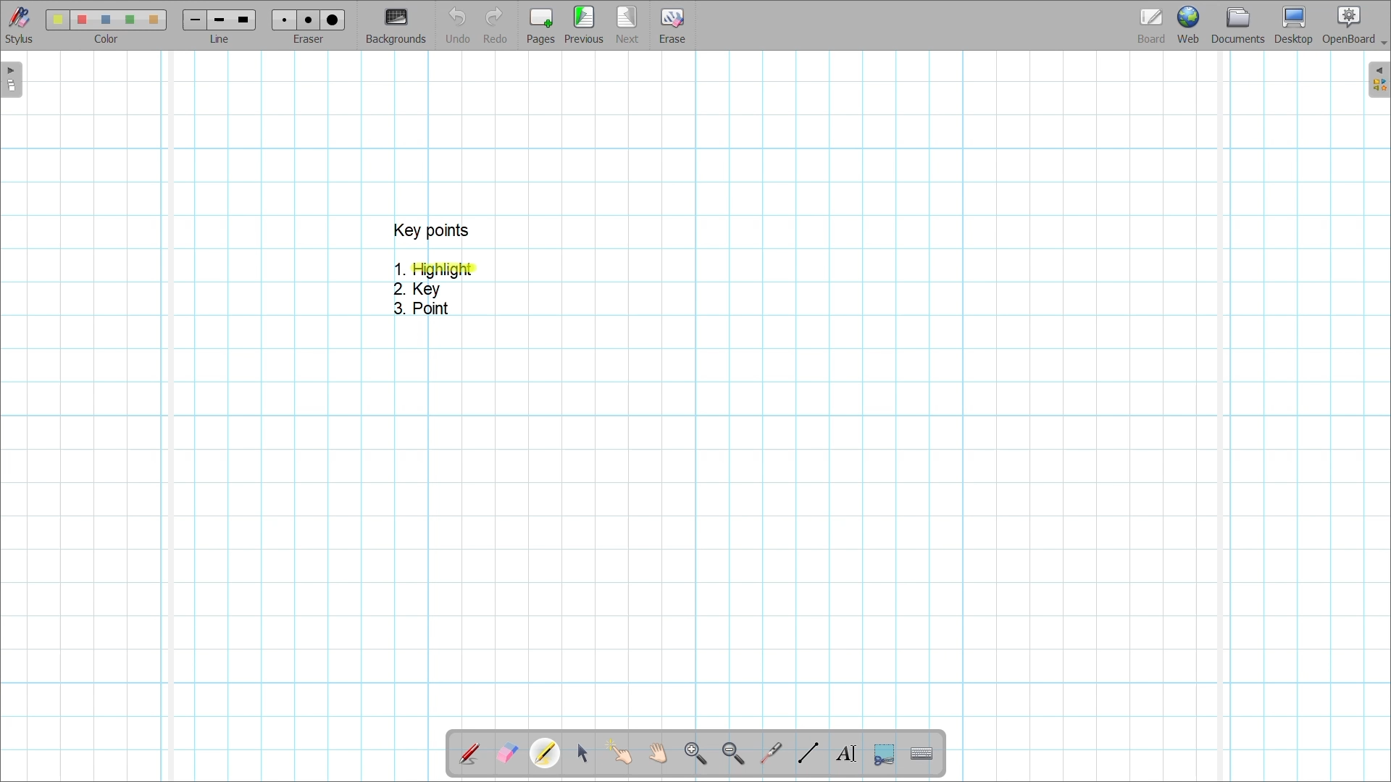  Describe the element at coordinates (540, 26) in the screenshot. I see `Add page` at that location.